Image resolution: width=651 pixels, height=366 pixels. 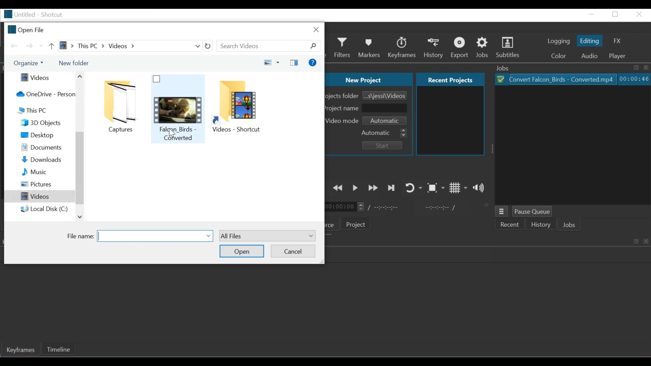 I want to click on Markers, so click(x=370, y=48).